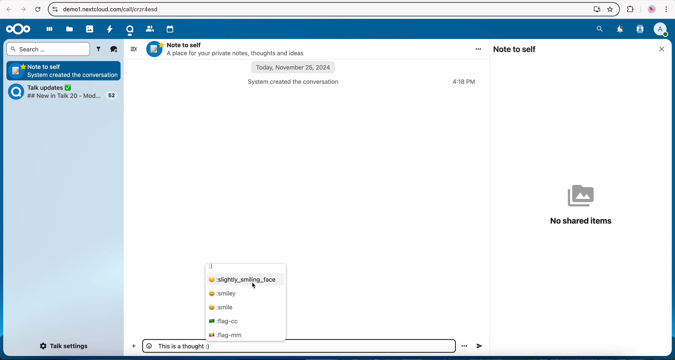  What do you see at coordinates (465, 346) in the screenshot?
I see `more options` at bounding box center [465, 346].